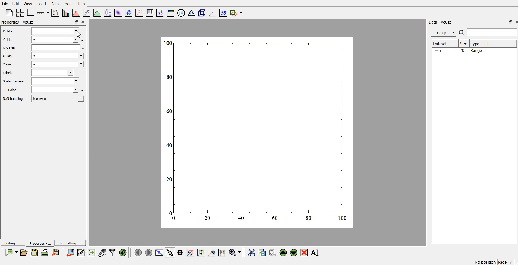  What do you see at coordinates (41, 4) in the screenshot?
I see `Insert` at bounding box center [41, 4].